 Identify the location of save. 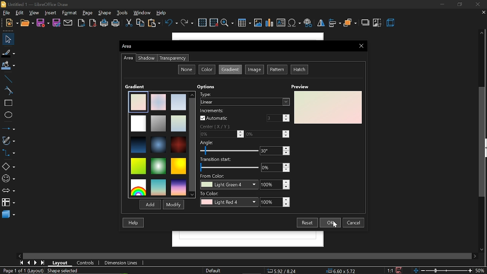
(398, 270).